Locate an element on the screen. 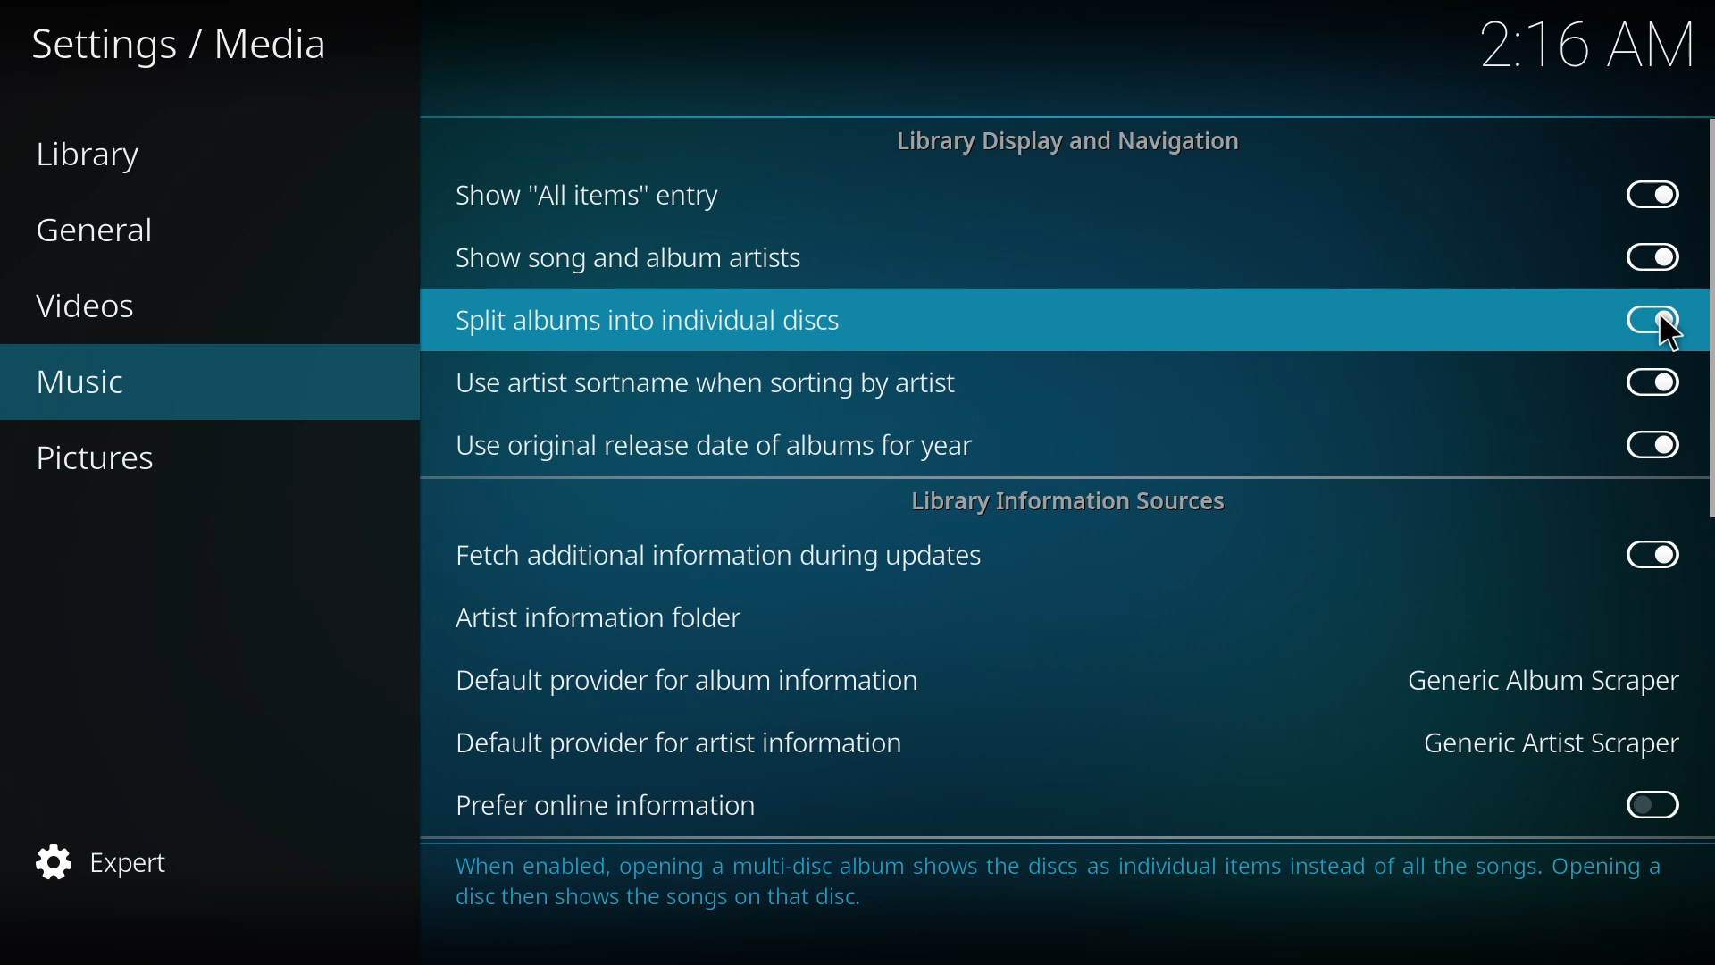 This screenshot has width=1715, height=965. settings media is located at coordinates (177, 42).